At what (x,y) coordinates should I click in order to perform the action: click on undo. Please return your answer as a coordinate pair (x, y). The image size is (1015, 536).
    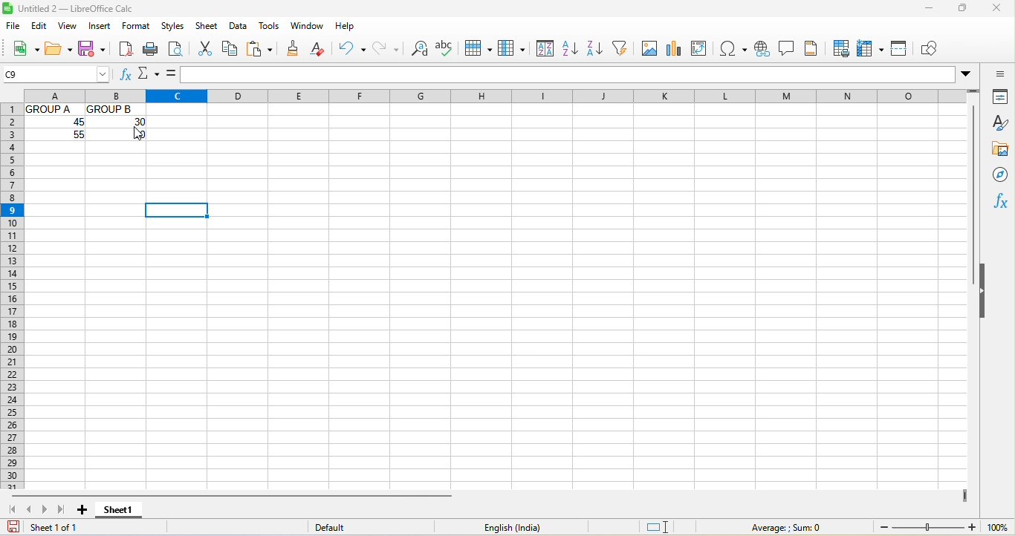
    Looking at the image, I should click on (355, 48).